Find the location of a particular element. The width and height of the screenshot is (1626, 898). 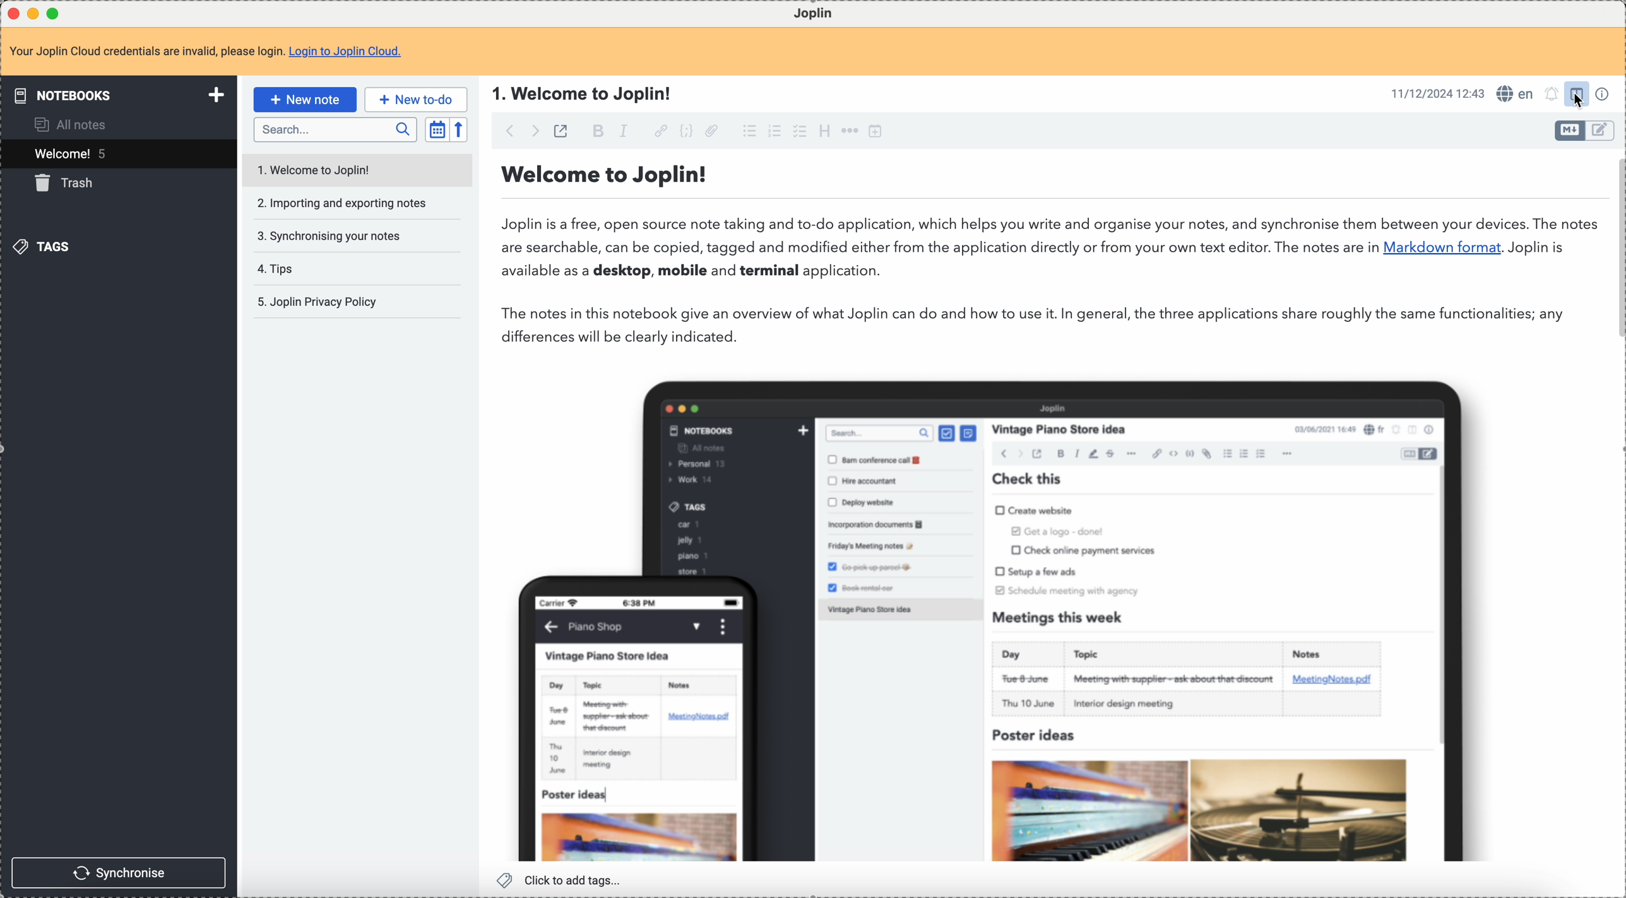

set alarm is located at coordinates (1550, 95).